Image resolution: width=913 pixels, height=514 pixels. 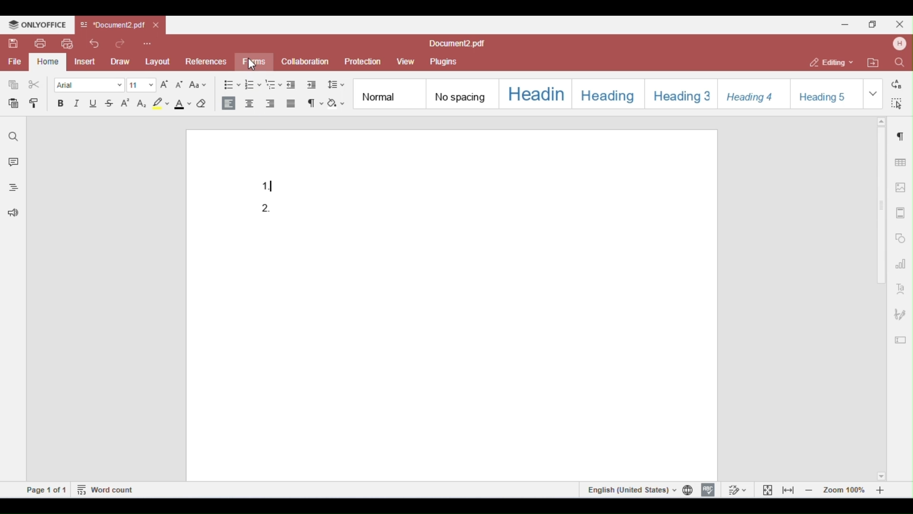 What do you see at coordinates (708, 489) in the screenshot?
I see `spelling` at bounding box center [708, 489].